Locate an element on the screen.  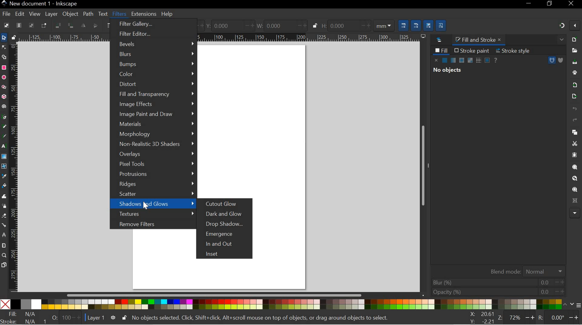
DESELECT ANY SELECTED OBJECTS is located at coordinates (31, 25).